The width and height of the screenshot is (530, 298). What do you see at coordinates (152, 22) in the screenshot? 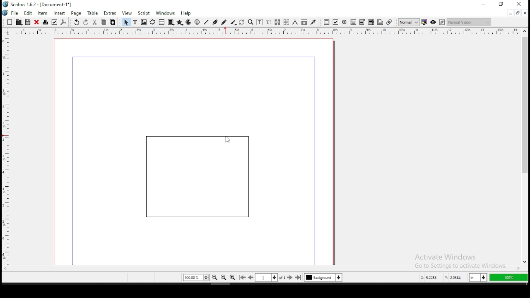
I see `render frame` at bounding box center [152, 22].